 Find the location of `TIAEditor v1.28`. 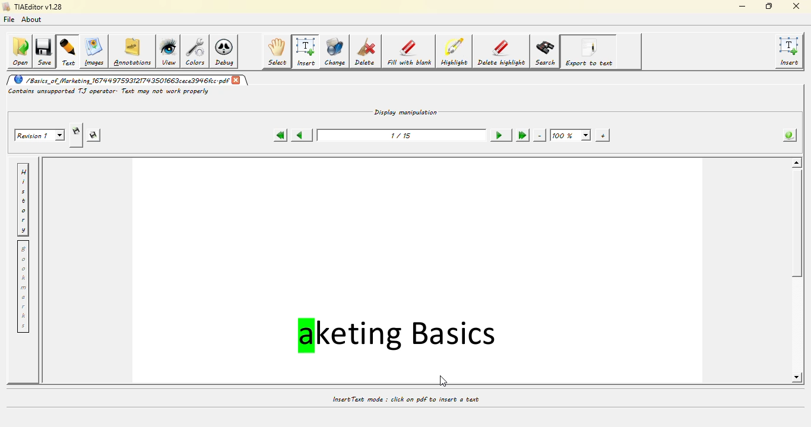

TIAEditor v1.28 is located at coordinates (33, 7).